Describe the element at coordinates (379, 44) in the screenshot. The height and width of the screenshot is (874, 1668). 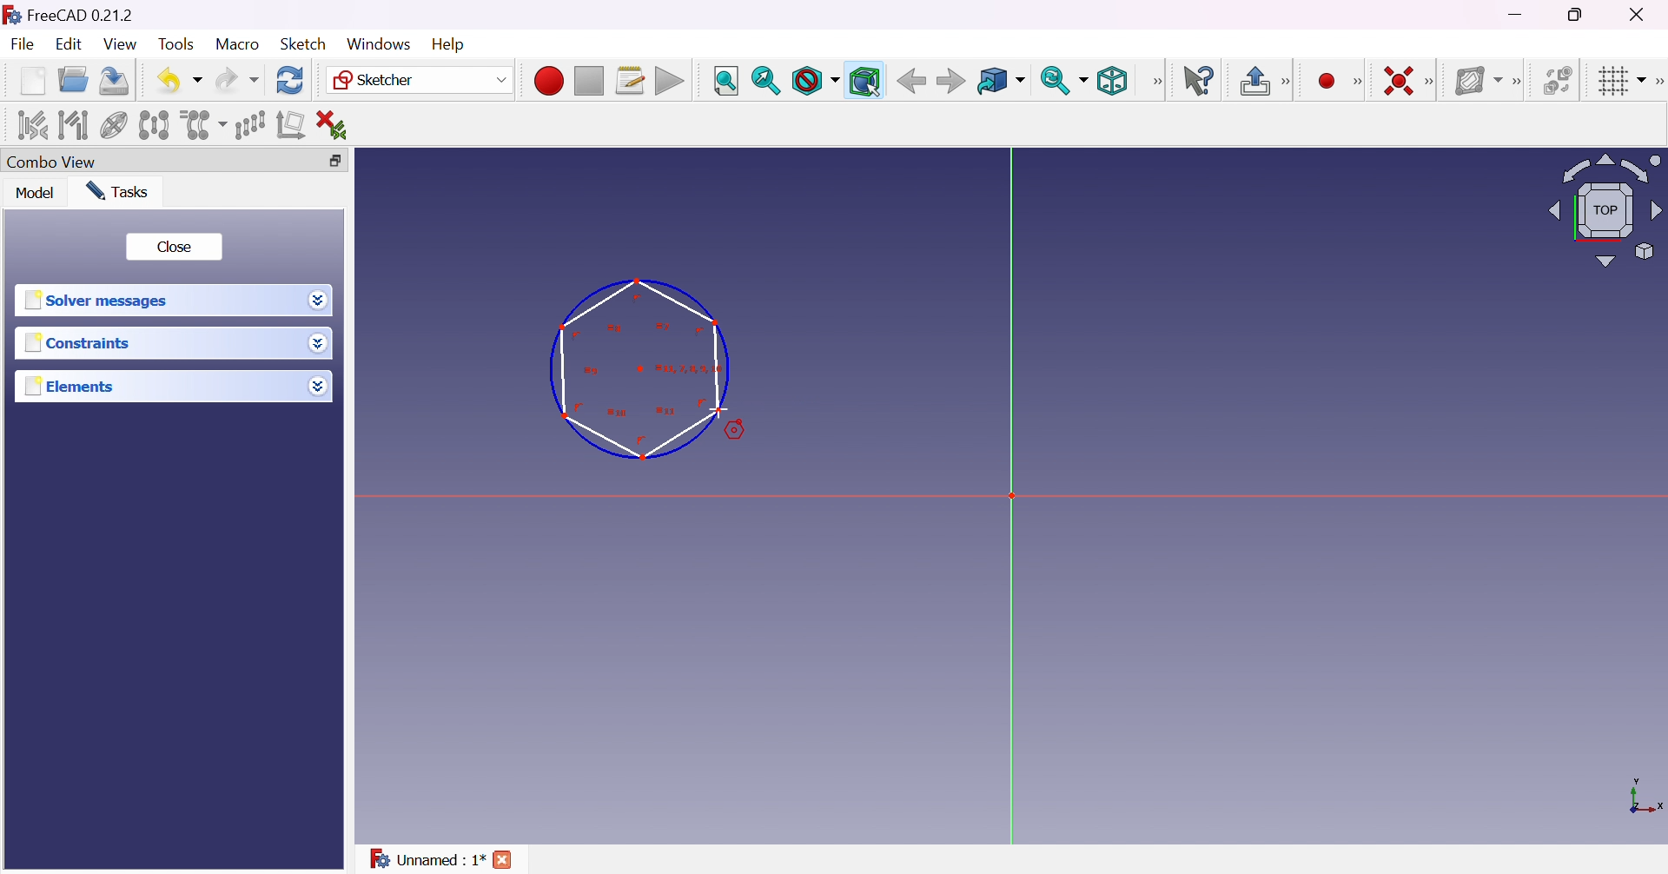
I see `windows` at that location.